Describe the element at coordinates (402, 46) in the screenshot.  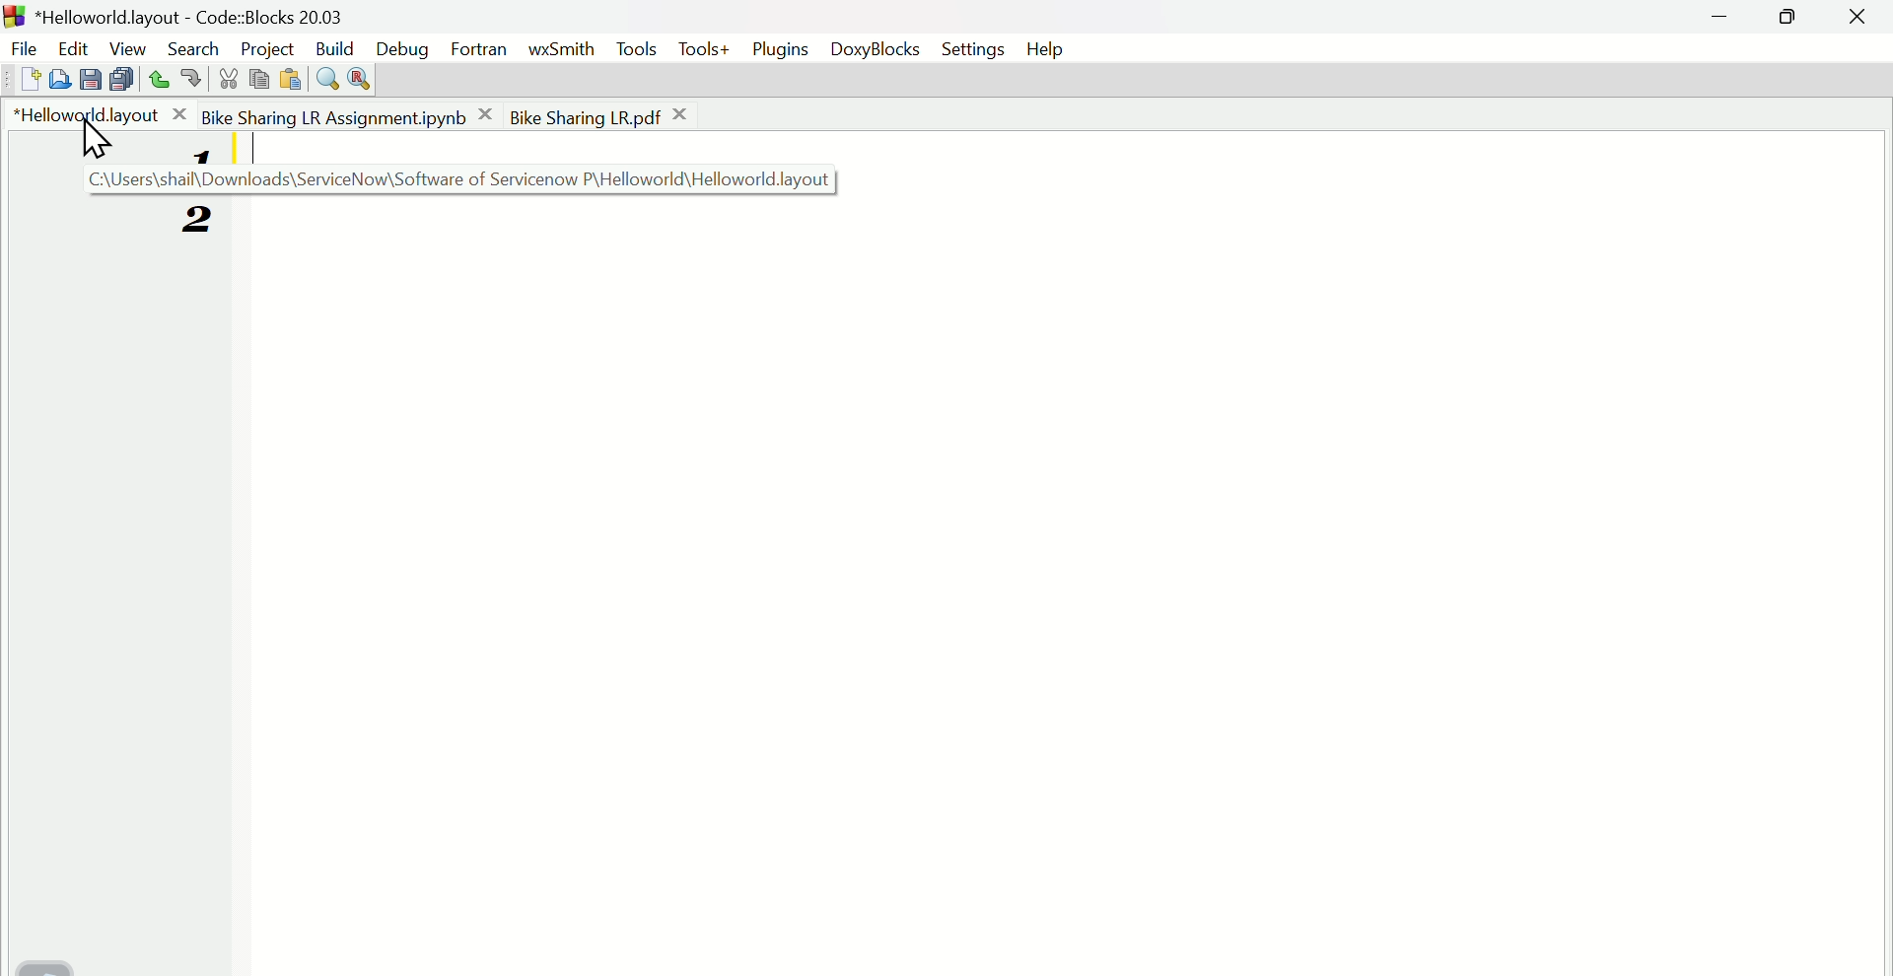
I see `Debug` at that location.